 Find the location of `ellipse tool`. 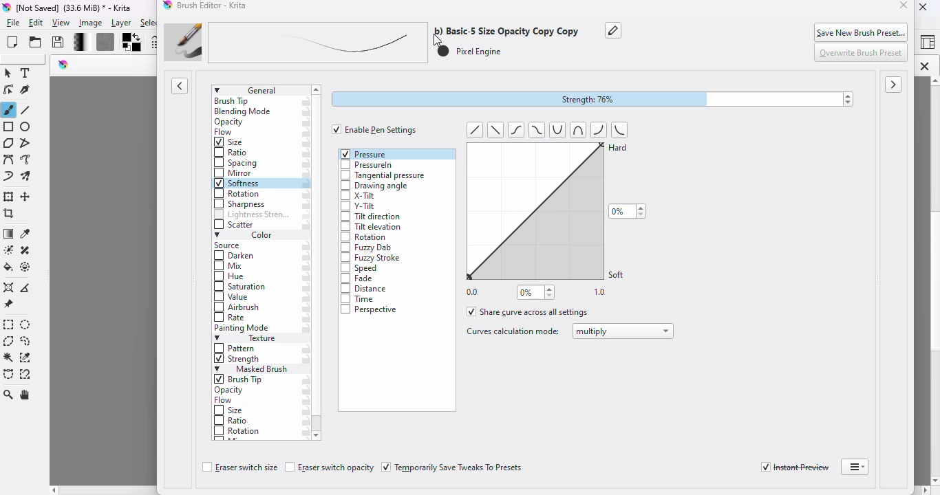

ellipse tool is located at coordinates (26, 127).